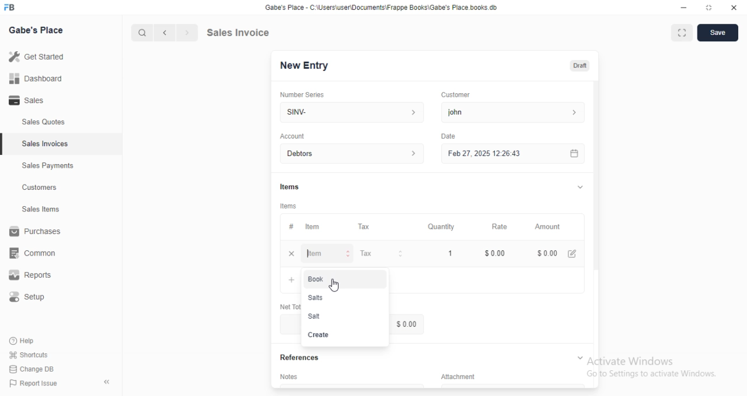 Image resolution: width=747 pixels, height=396 pixels. I want to click on Rate, so click(502, 226).